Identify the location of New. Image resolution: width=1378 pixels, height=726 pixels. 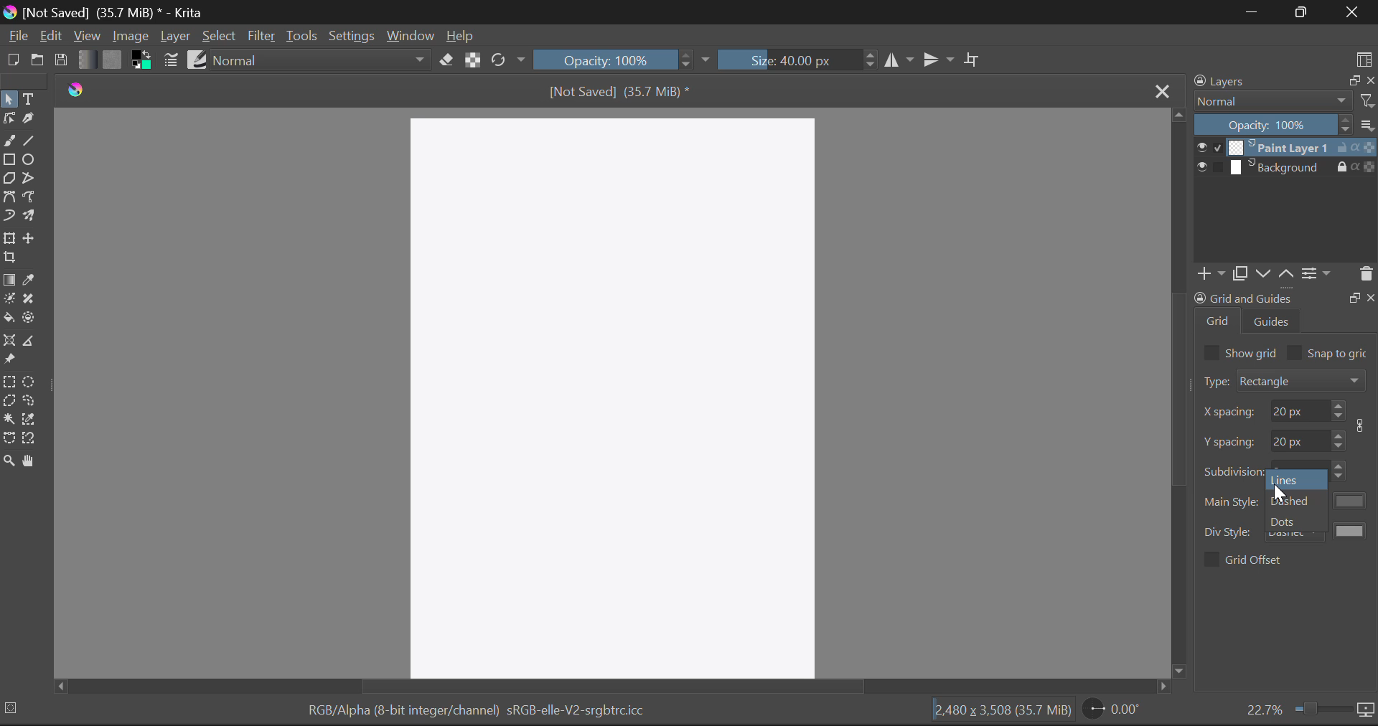
(12, 60).